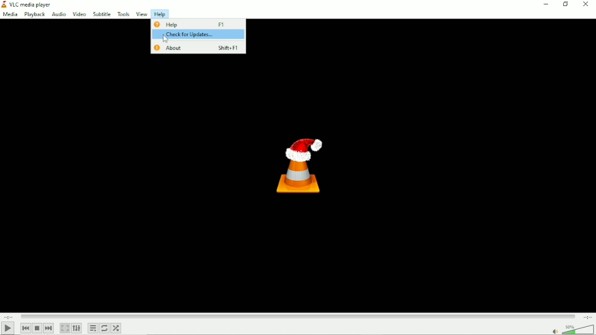  I want to click on Check for updates, so click(199, 34).